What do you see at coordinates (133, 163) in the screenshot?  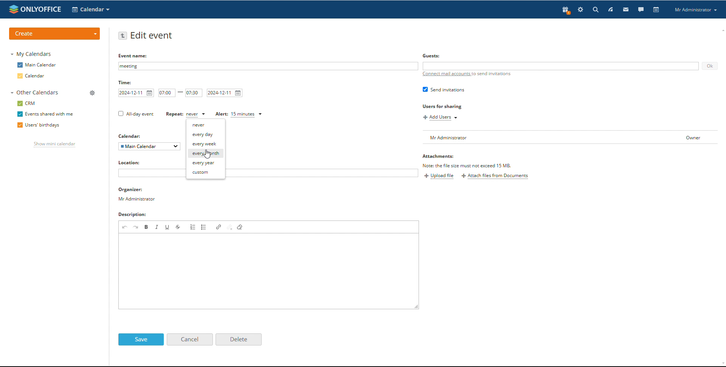 I see `Location:` at bounding box center [133, 163].